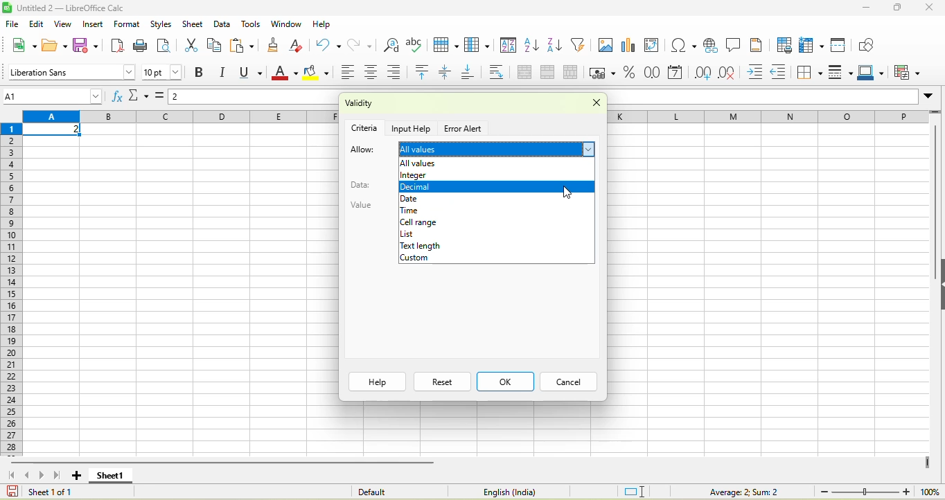 The width and height of the screenshot is (945, 500). I want to click on add decimal, so click(703, 73).